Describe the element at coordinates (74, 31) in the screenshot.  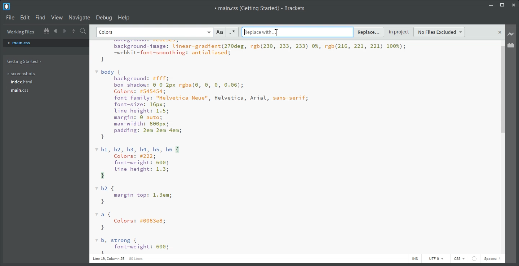
I see `Split the editor vertically and horizontally` at that location.